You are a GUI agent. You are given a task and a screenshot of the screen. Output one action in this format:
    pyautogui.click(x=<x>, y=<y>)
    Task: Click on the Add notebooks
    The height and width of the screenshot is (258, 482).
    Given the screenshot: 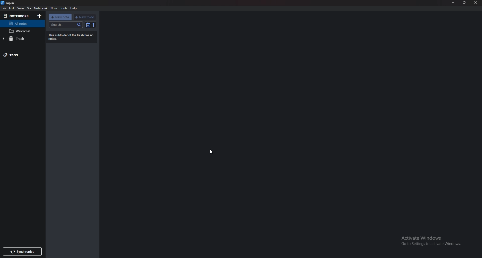 What is the action you would take?
    pyautogui.click(x=40, y=16)
    